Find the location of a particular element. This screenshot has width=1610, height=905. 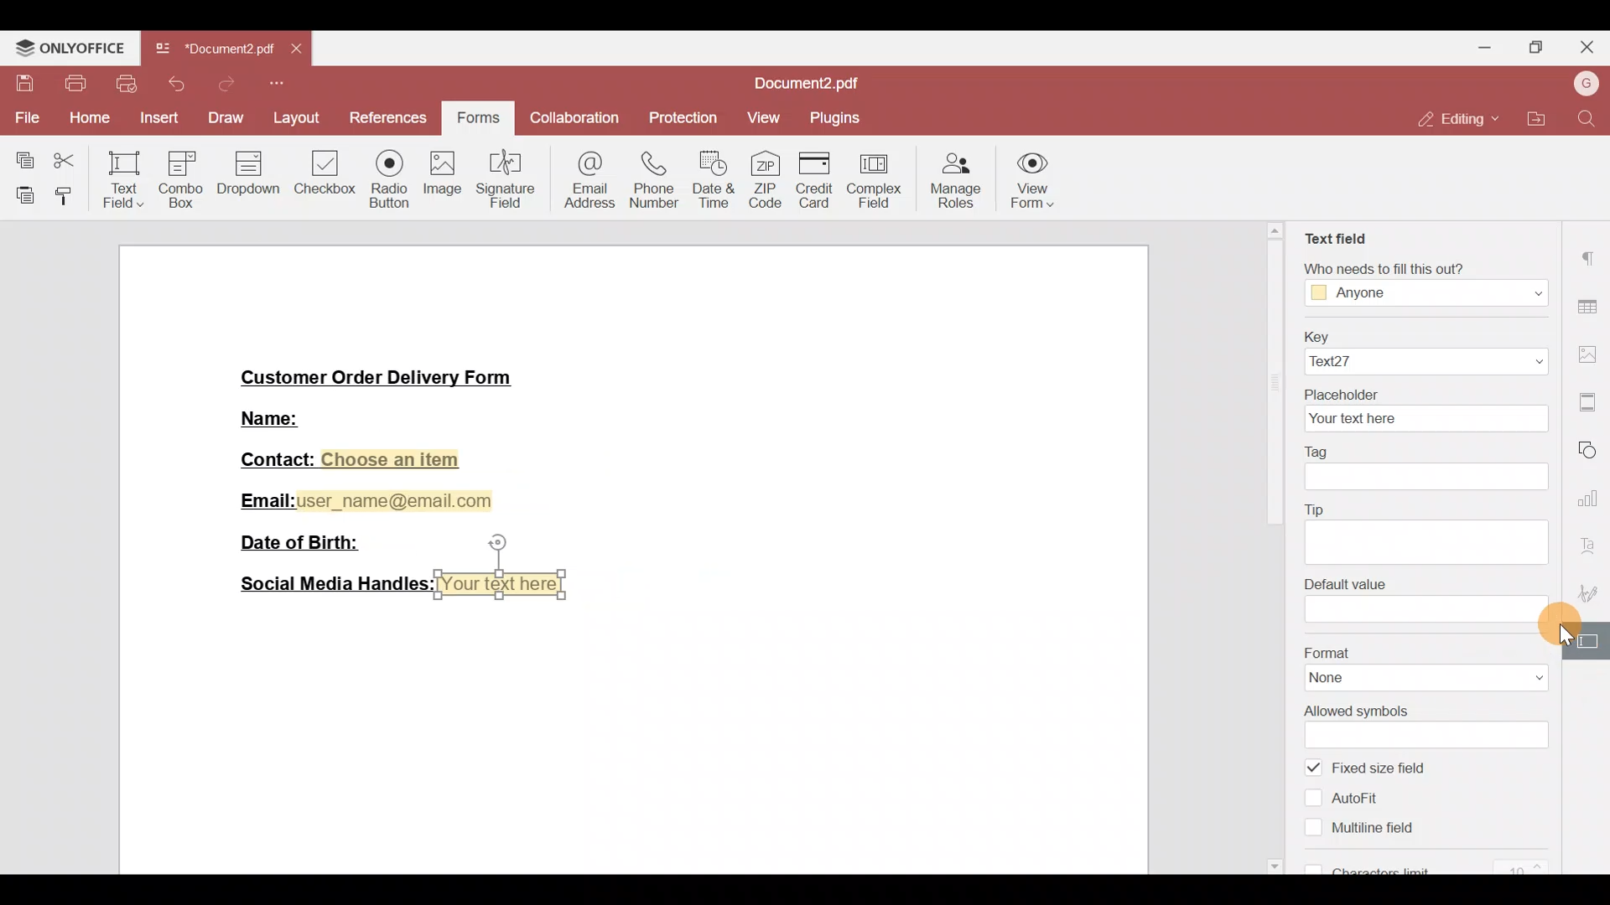

Redo is located at coordinates (224, 84).